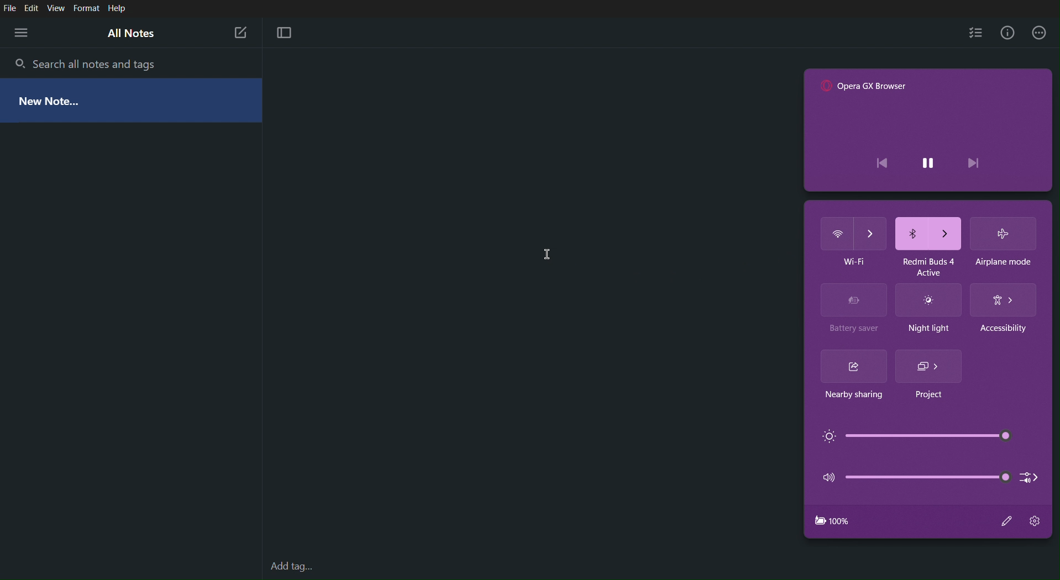  Describe the element at coordinates (927, 159) in the screenshot. I see `pause` at that location.